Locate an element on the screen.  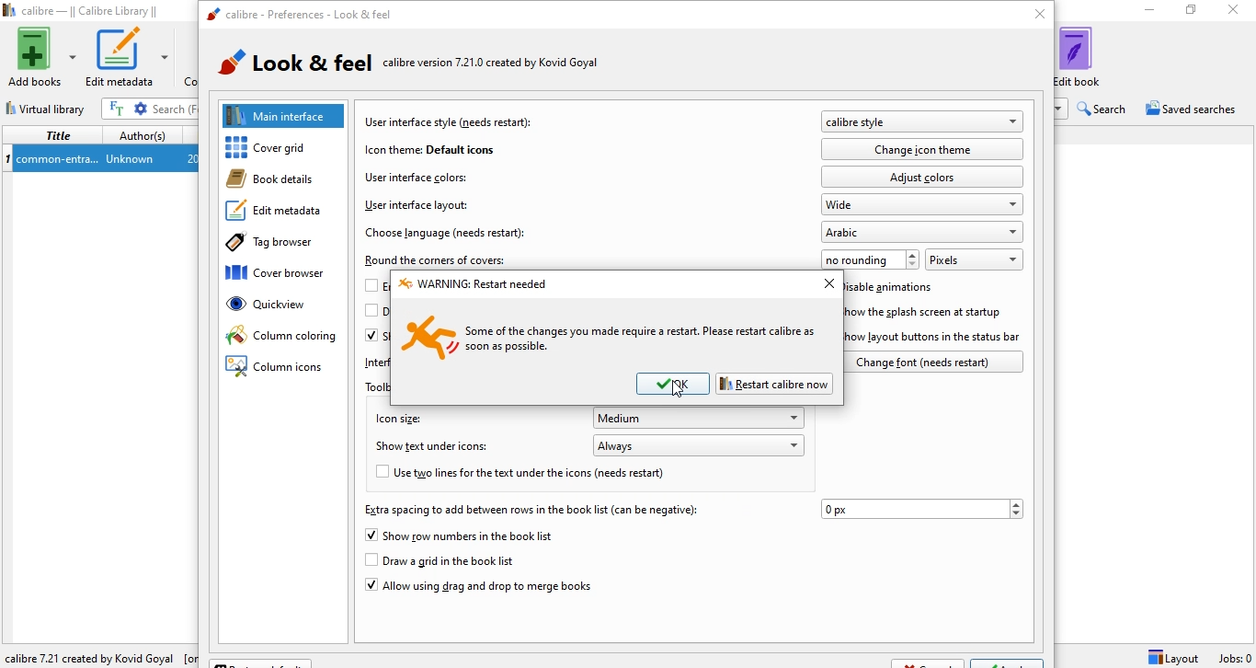
book details is located at coordinates (279, 179).